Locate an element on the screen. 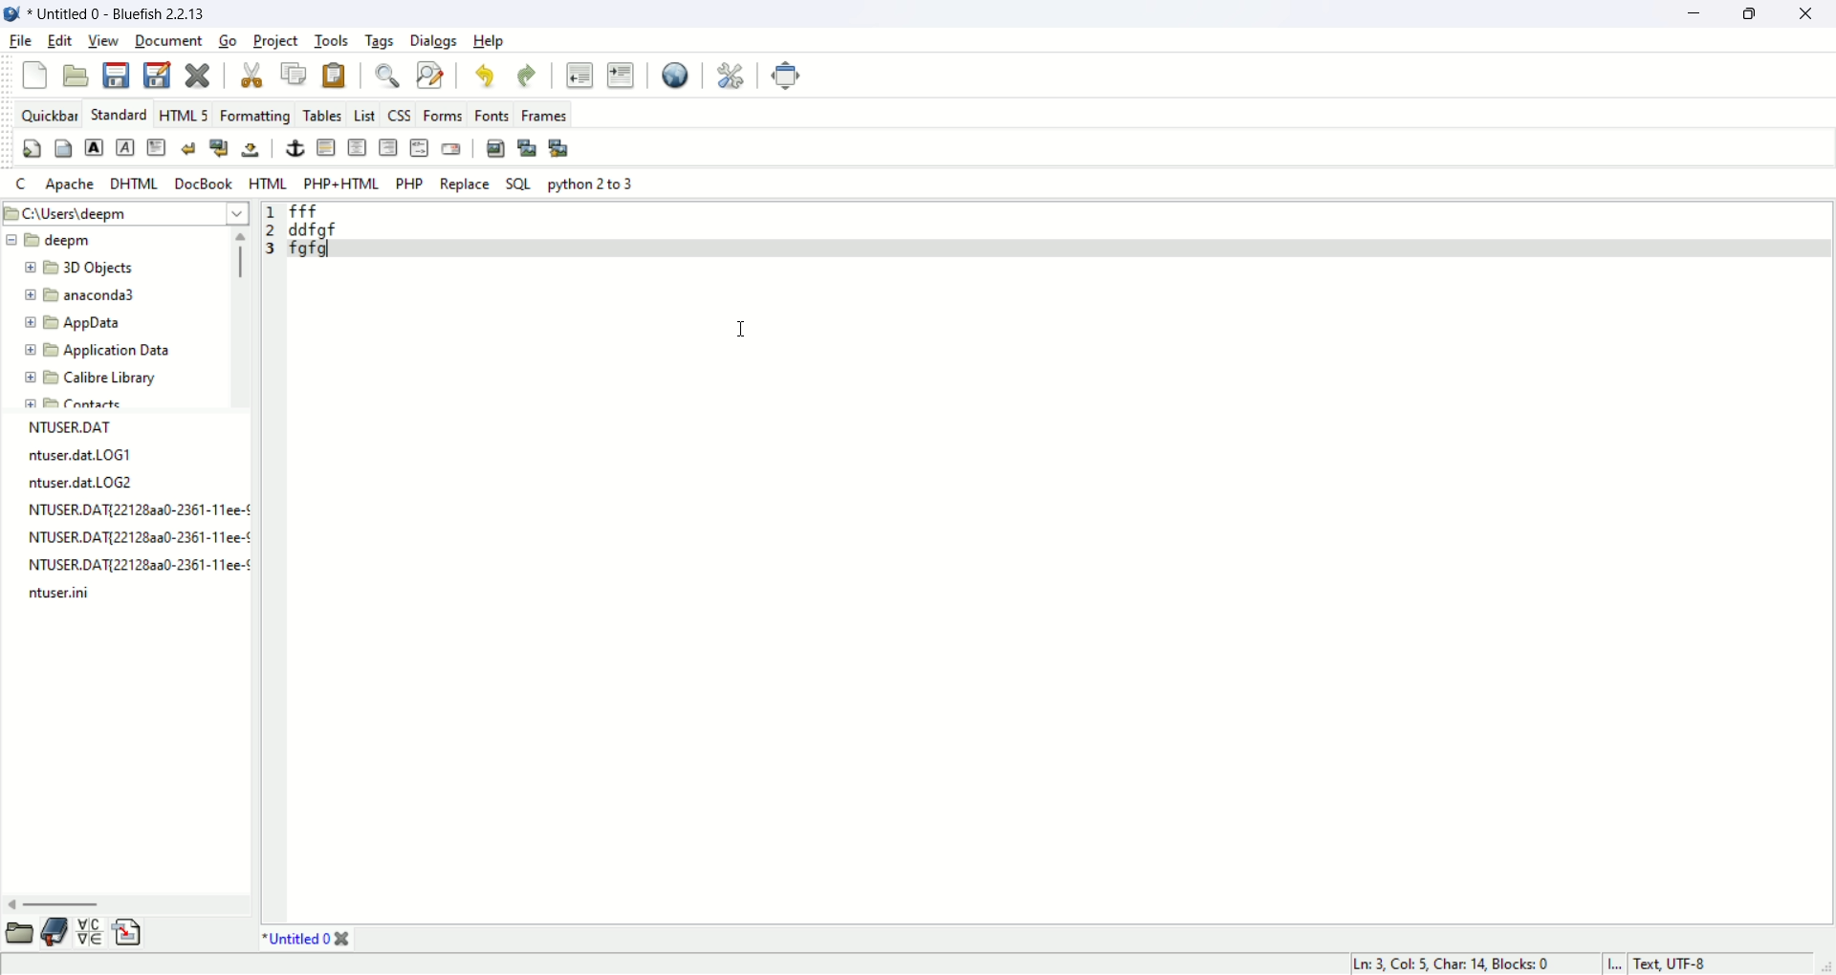  REPLACE is located at coordinates (467, 184).